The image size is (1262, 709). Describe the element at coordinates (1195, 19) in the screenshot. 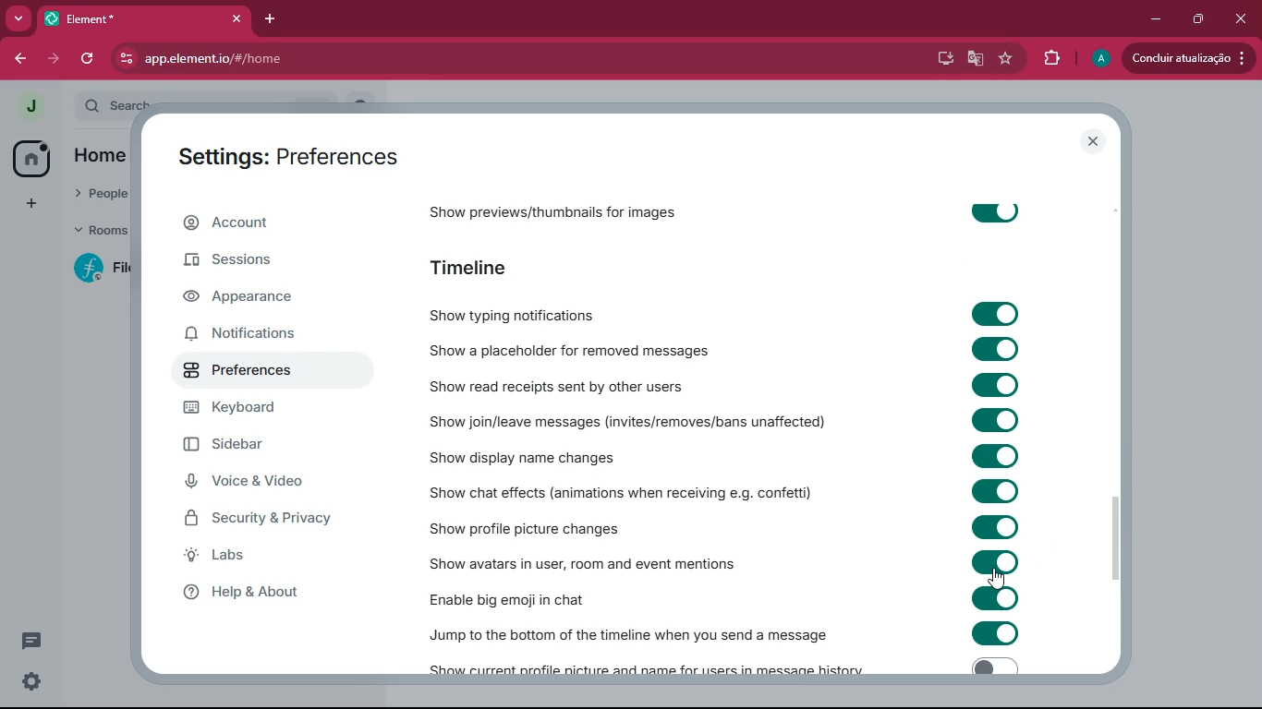

I see `restore down` at that location.